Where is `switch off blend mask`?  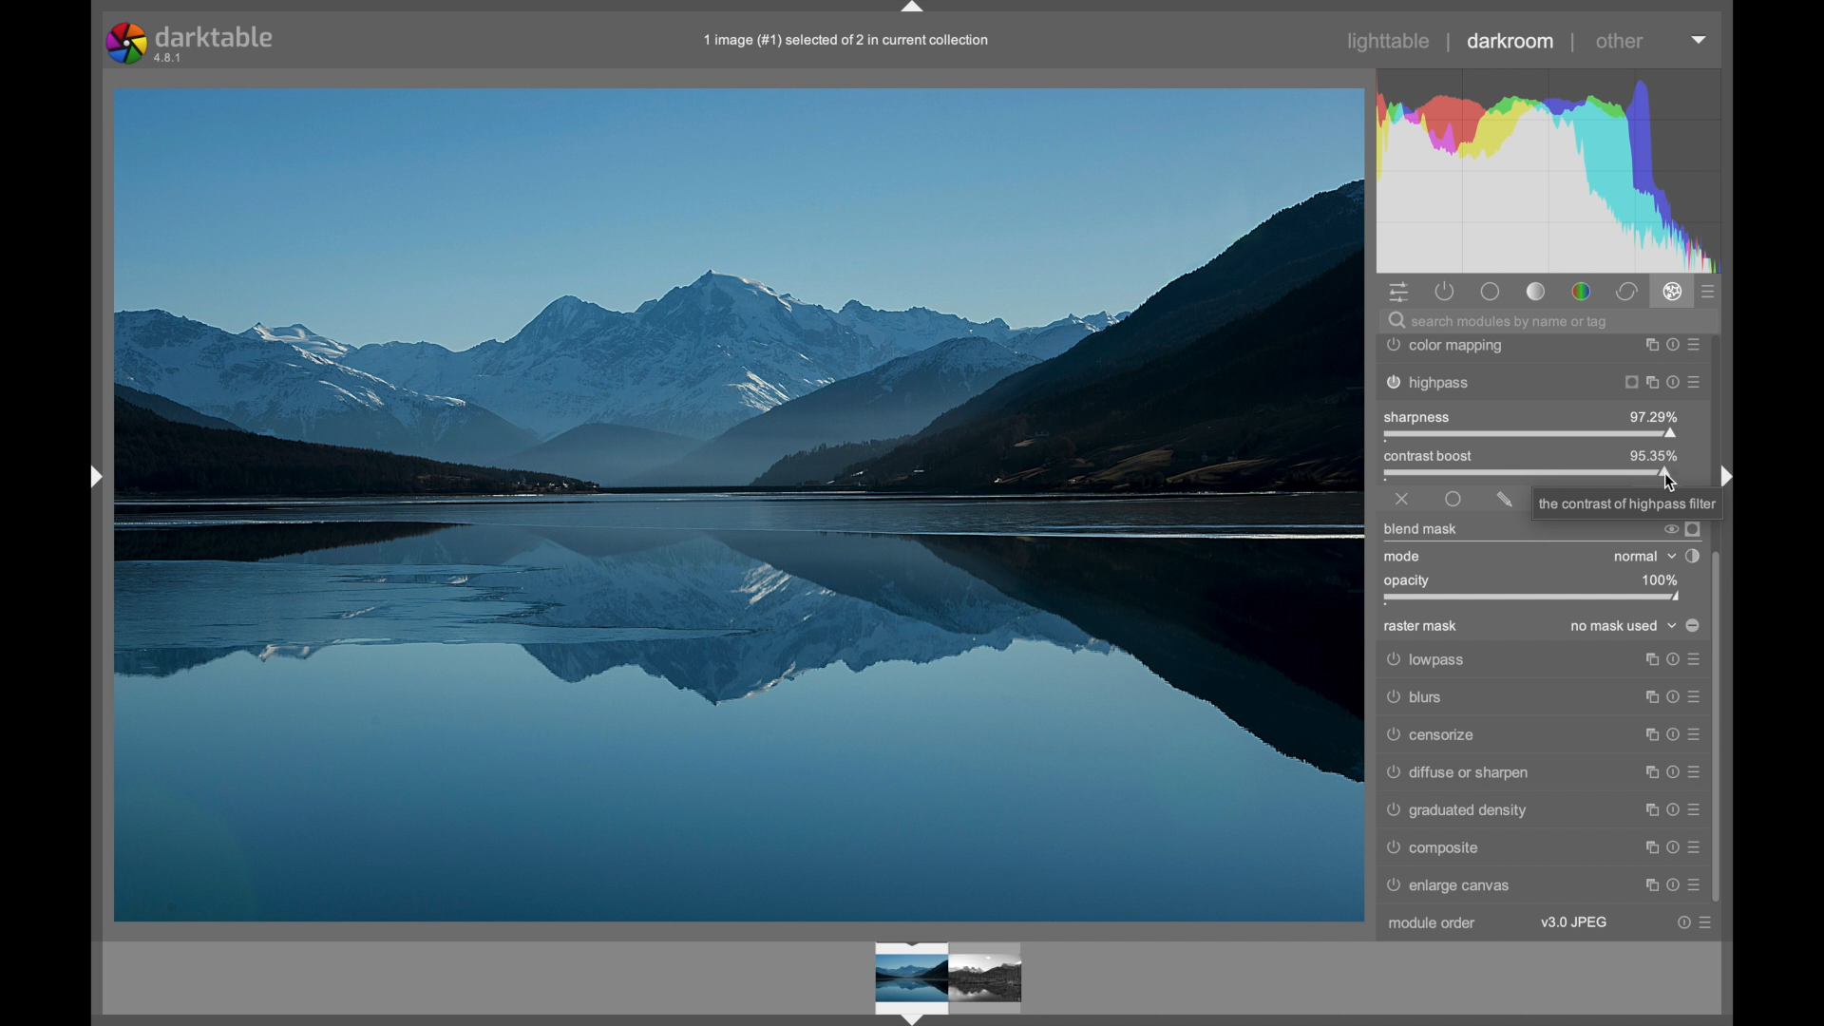
switch off blend mask is located at coordinates (1669, 531).